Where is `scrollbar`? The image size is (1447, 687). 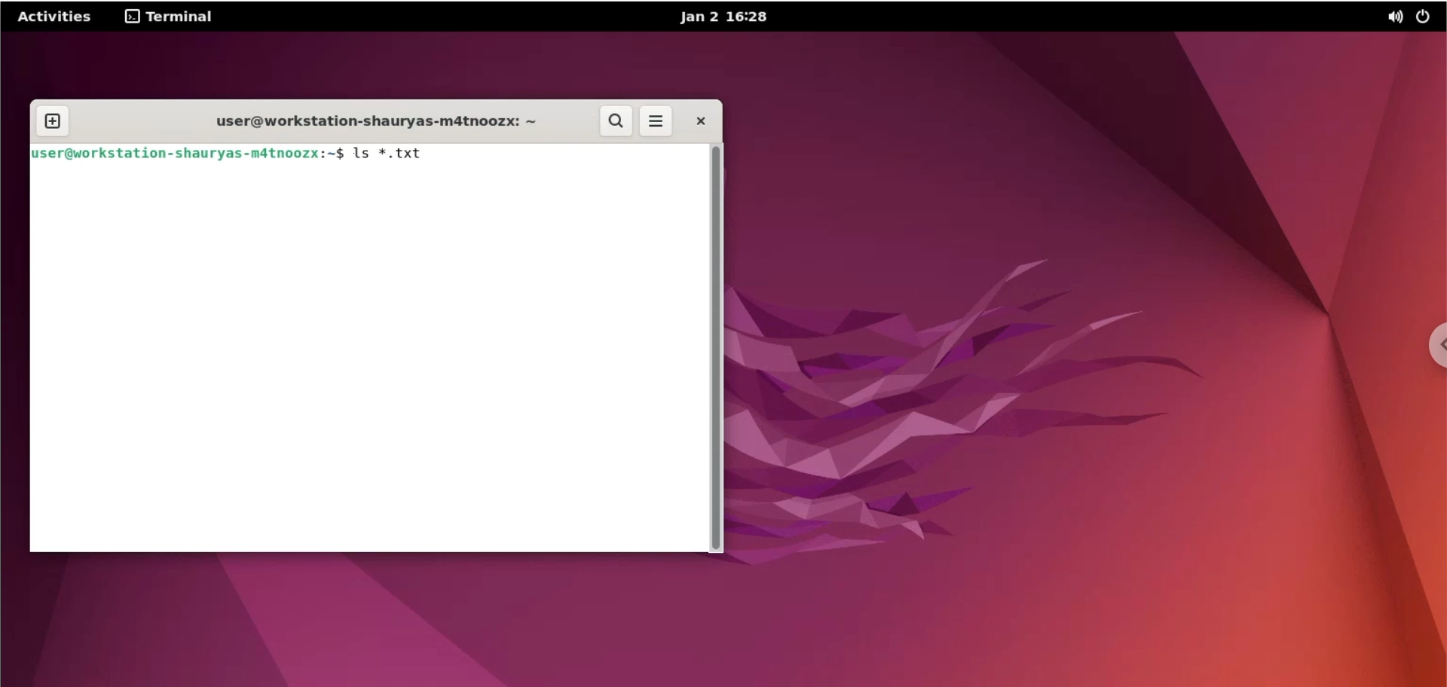
scrollbar is located at coordinates (717, 350).